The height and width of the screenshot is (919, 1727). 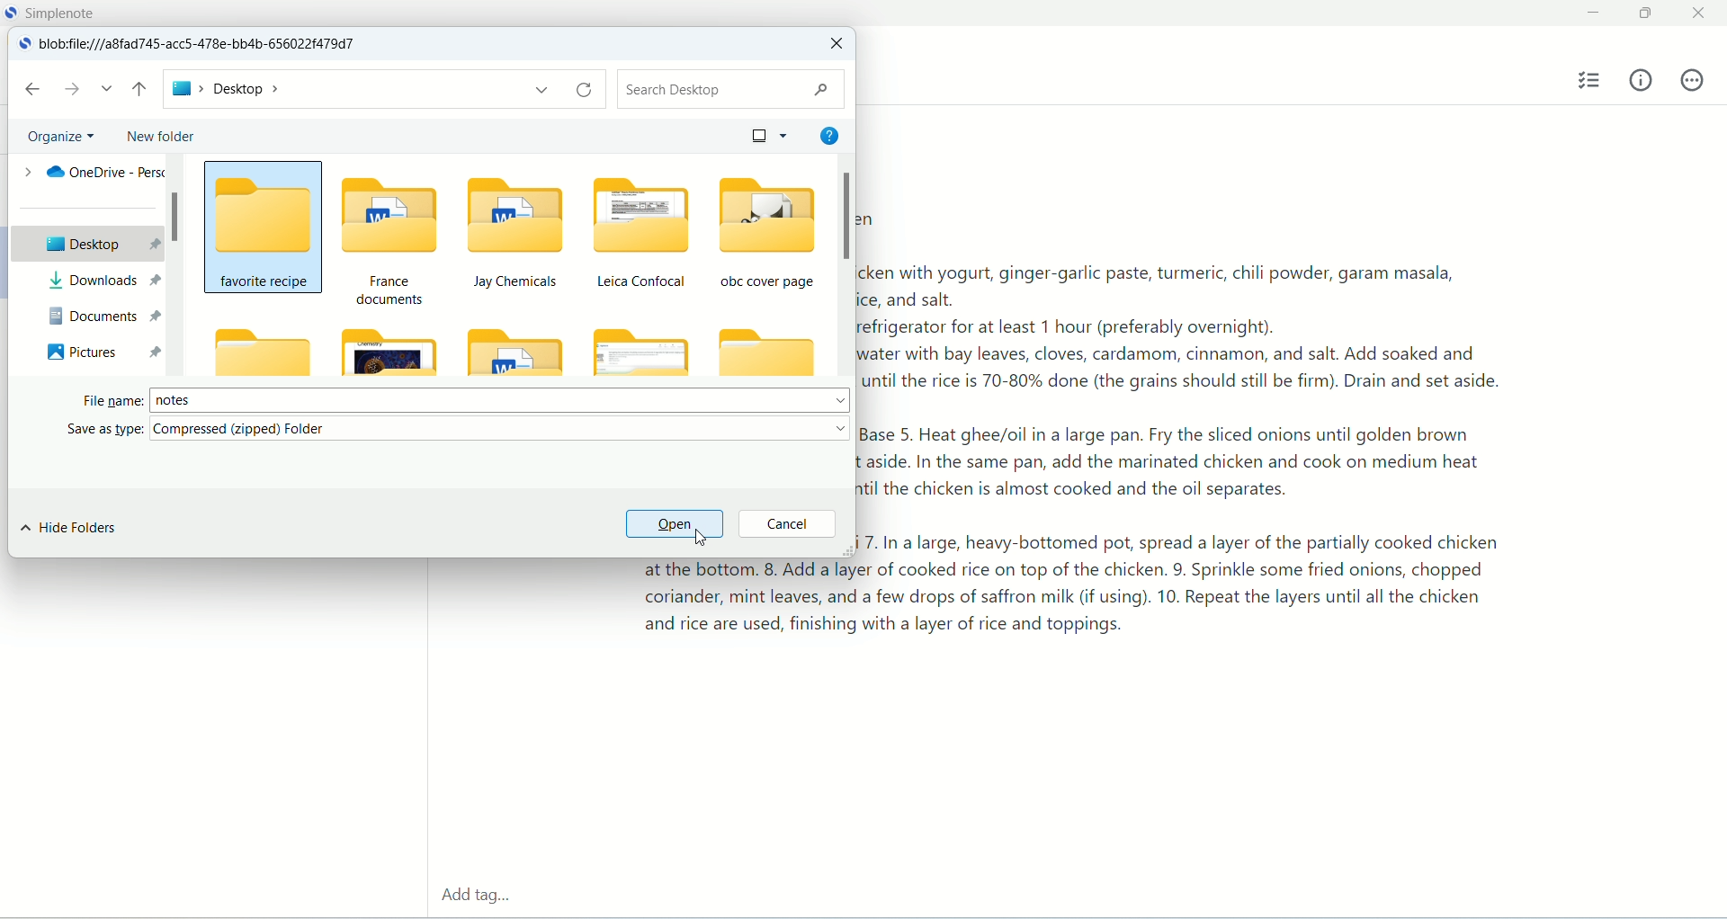 I want to click on desktop, so click(x=84, y=243).